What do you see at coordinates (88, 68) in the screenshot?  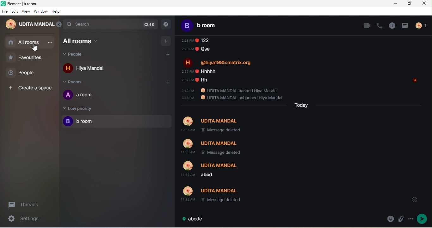 I see `hiya mandal` at bounding box center [88, 68].